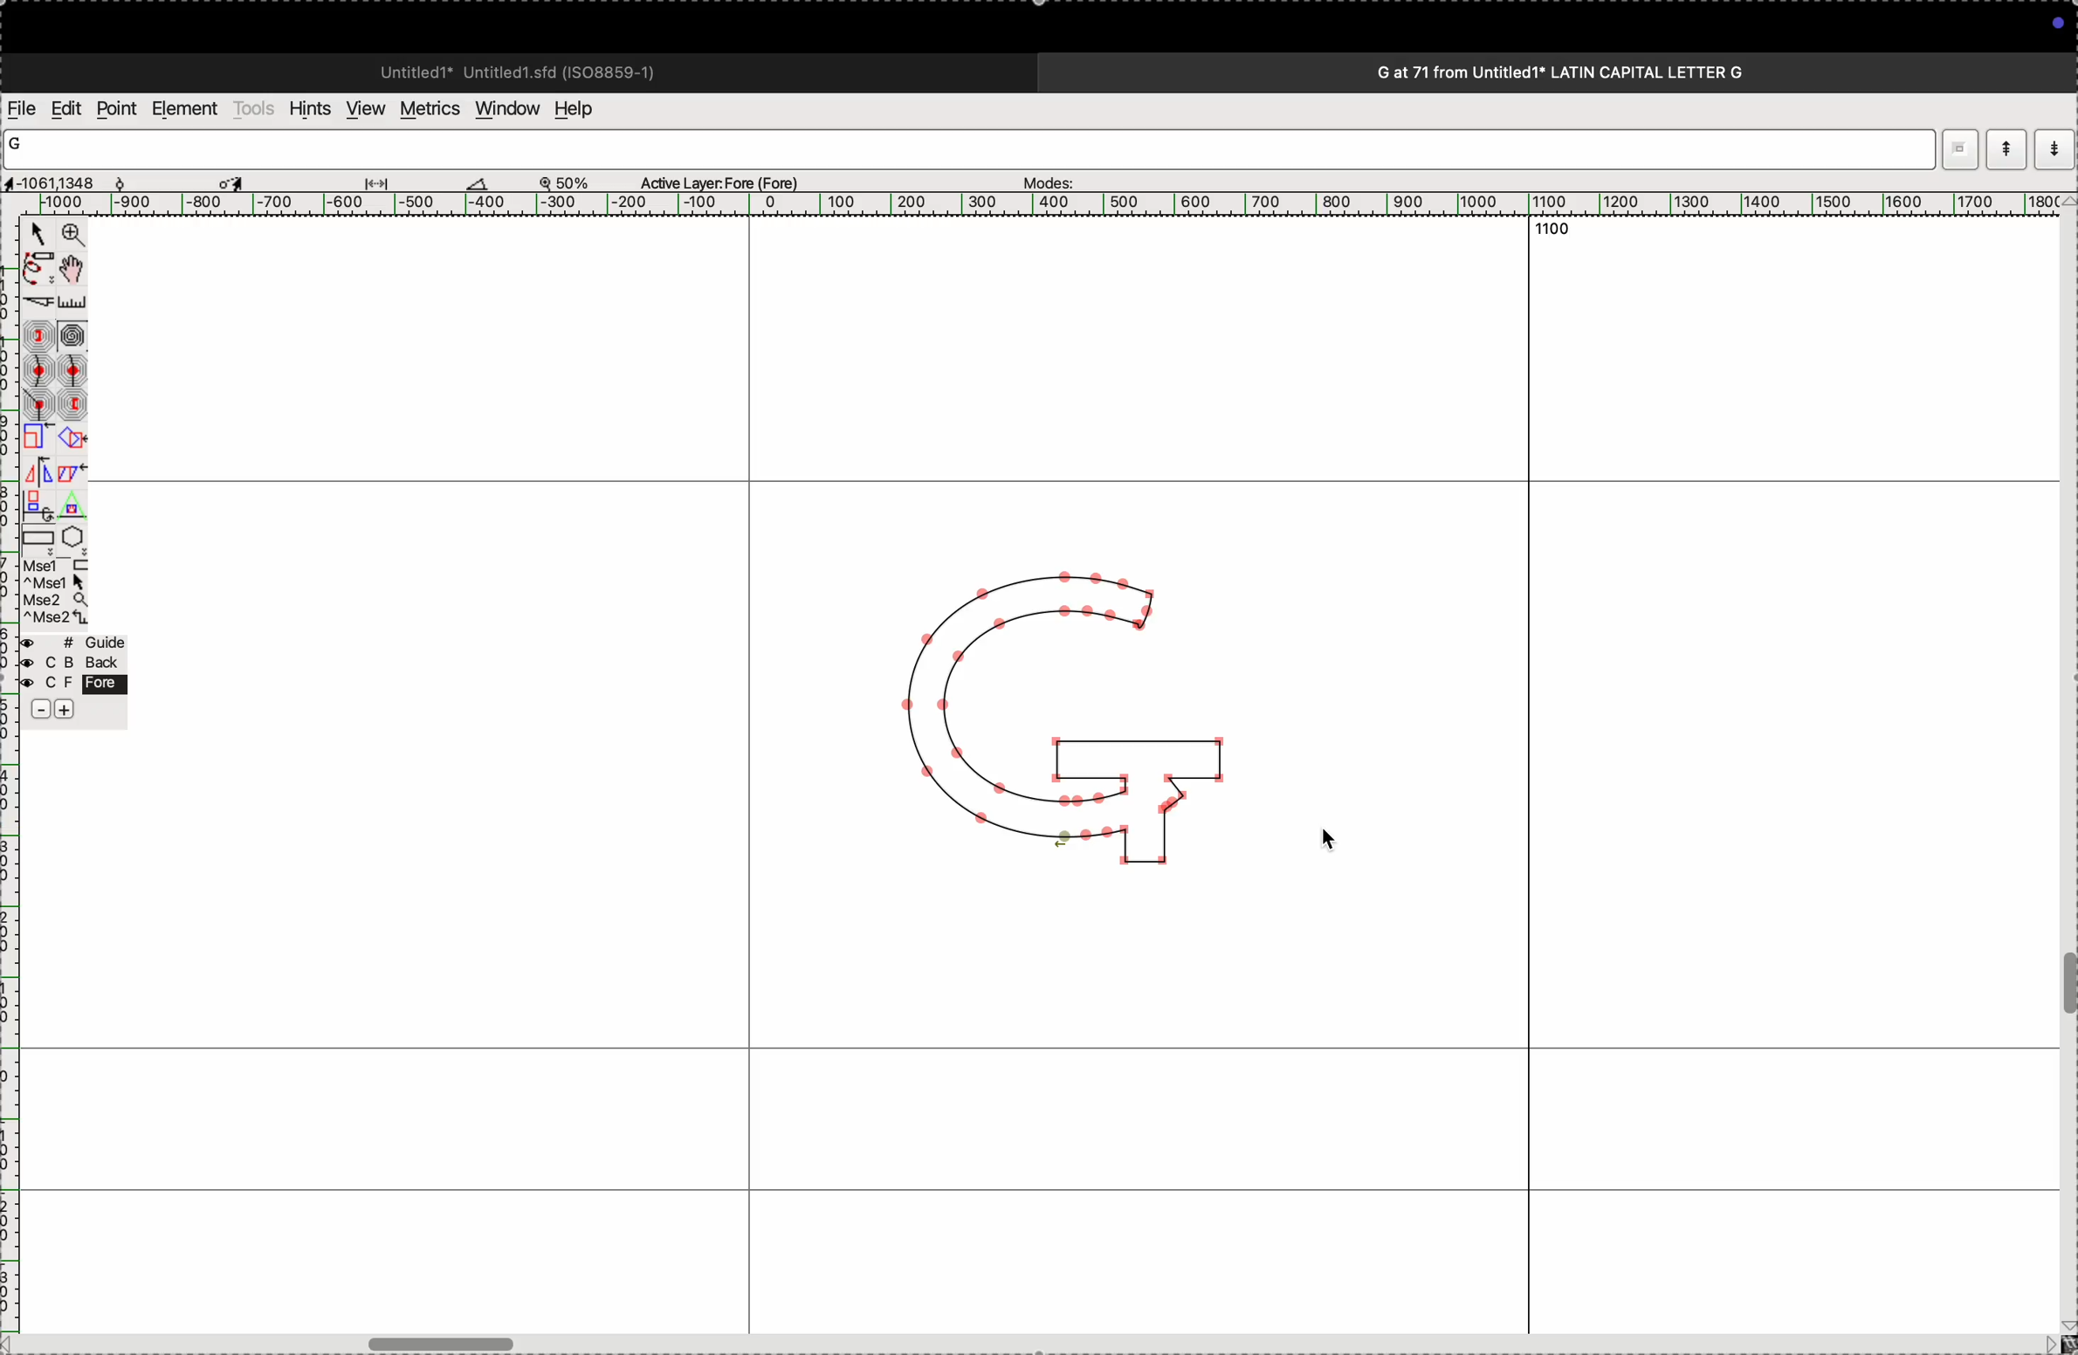 The height and width of the screenshot is (1355, 2078). Describe the element at coordinates (257, 113) in the screenshot. I see `tools` at that location.